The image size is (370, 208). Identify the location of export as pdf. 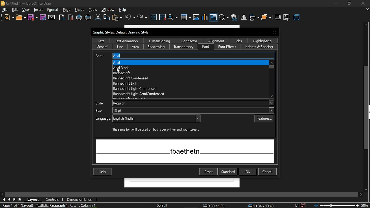
(70, 17).